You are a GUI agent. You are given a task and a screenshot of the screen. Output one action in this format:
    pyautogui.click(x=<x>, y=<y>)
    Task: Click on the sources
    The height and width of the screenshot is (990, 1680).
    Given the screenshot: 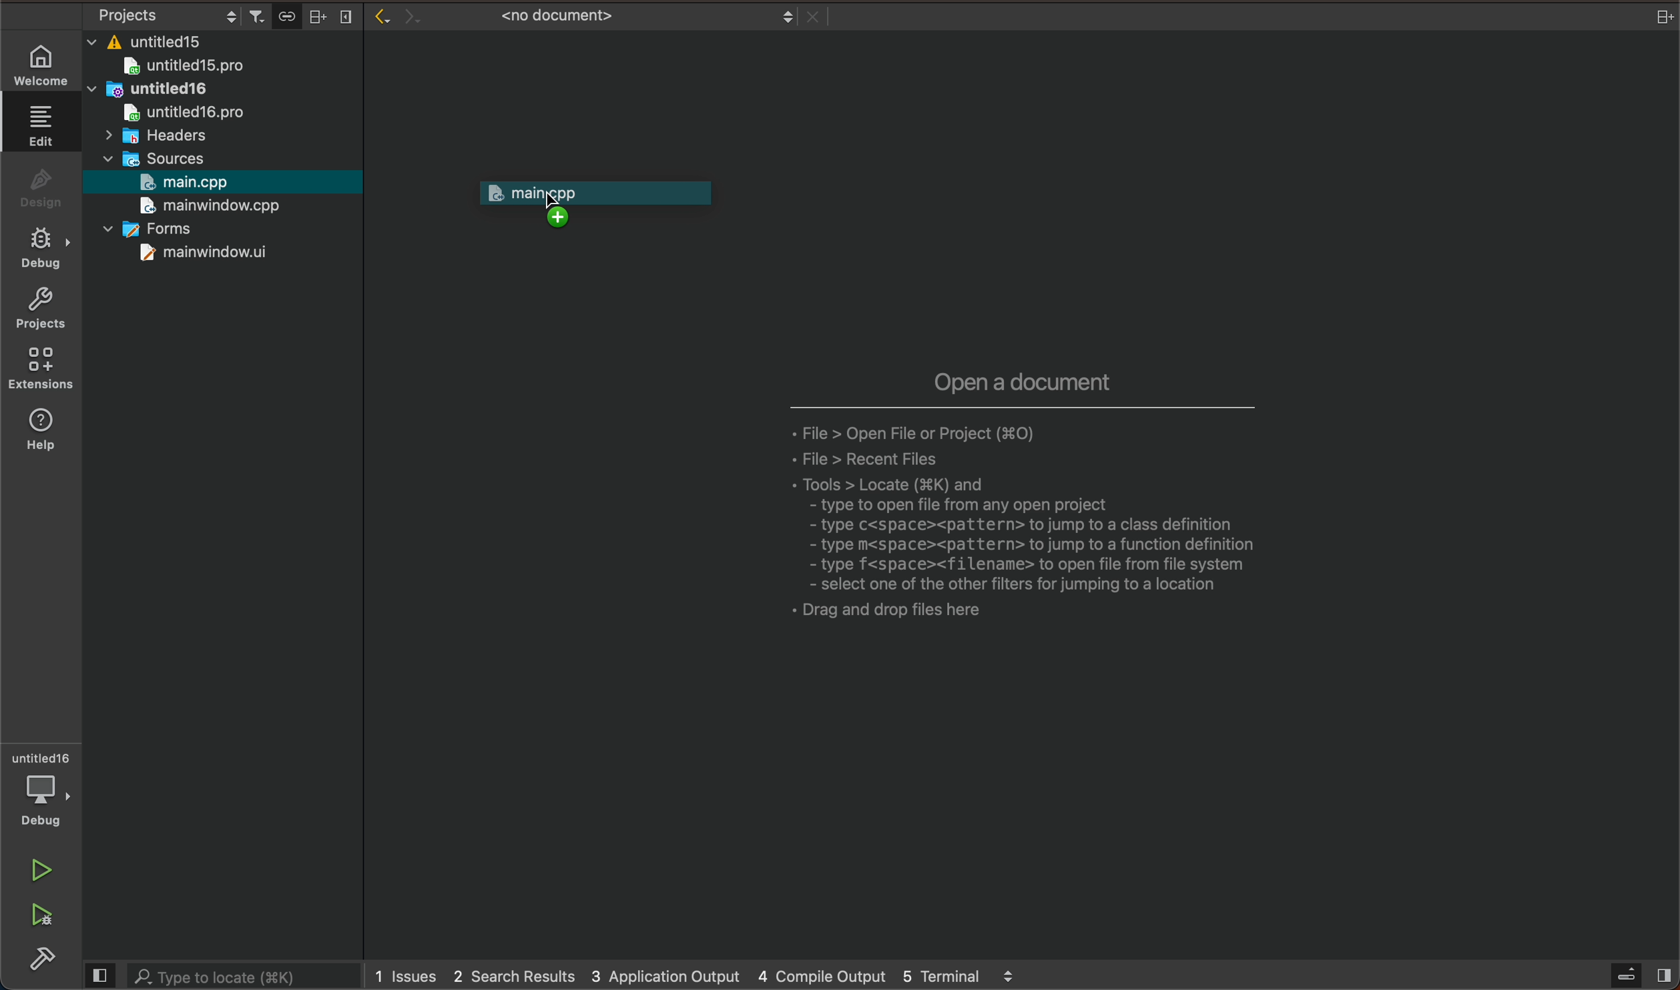 What is the action you would take?
    pyautogui.click(x=166, y=157)
    